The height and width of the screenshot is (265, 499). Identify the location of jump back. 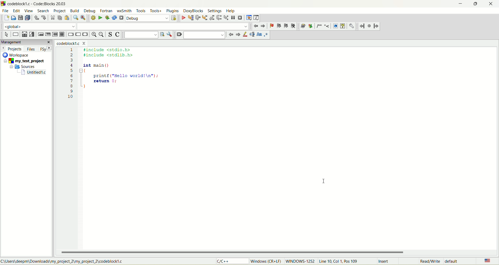
(230, 34).